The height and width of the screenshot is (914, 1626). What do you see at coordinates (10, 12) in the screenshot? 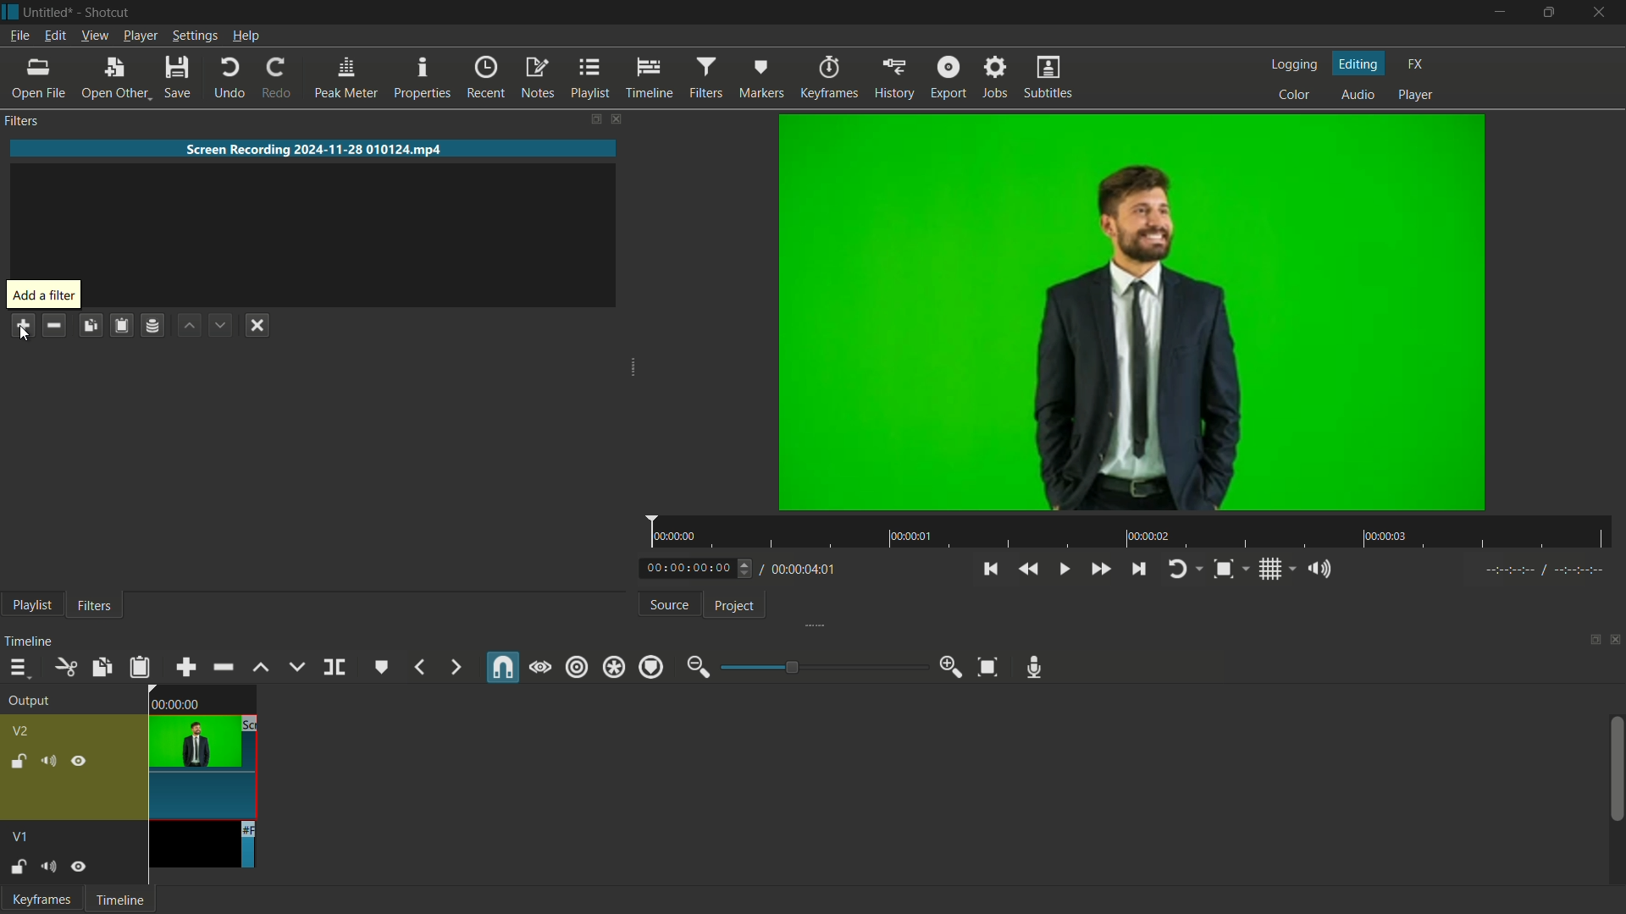
I see `app icon` at bounding box center [10, 12].